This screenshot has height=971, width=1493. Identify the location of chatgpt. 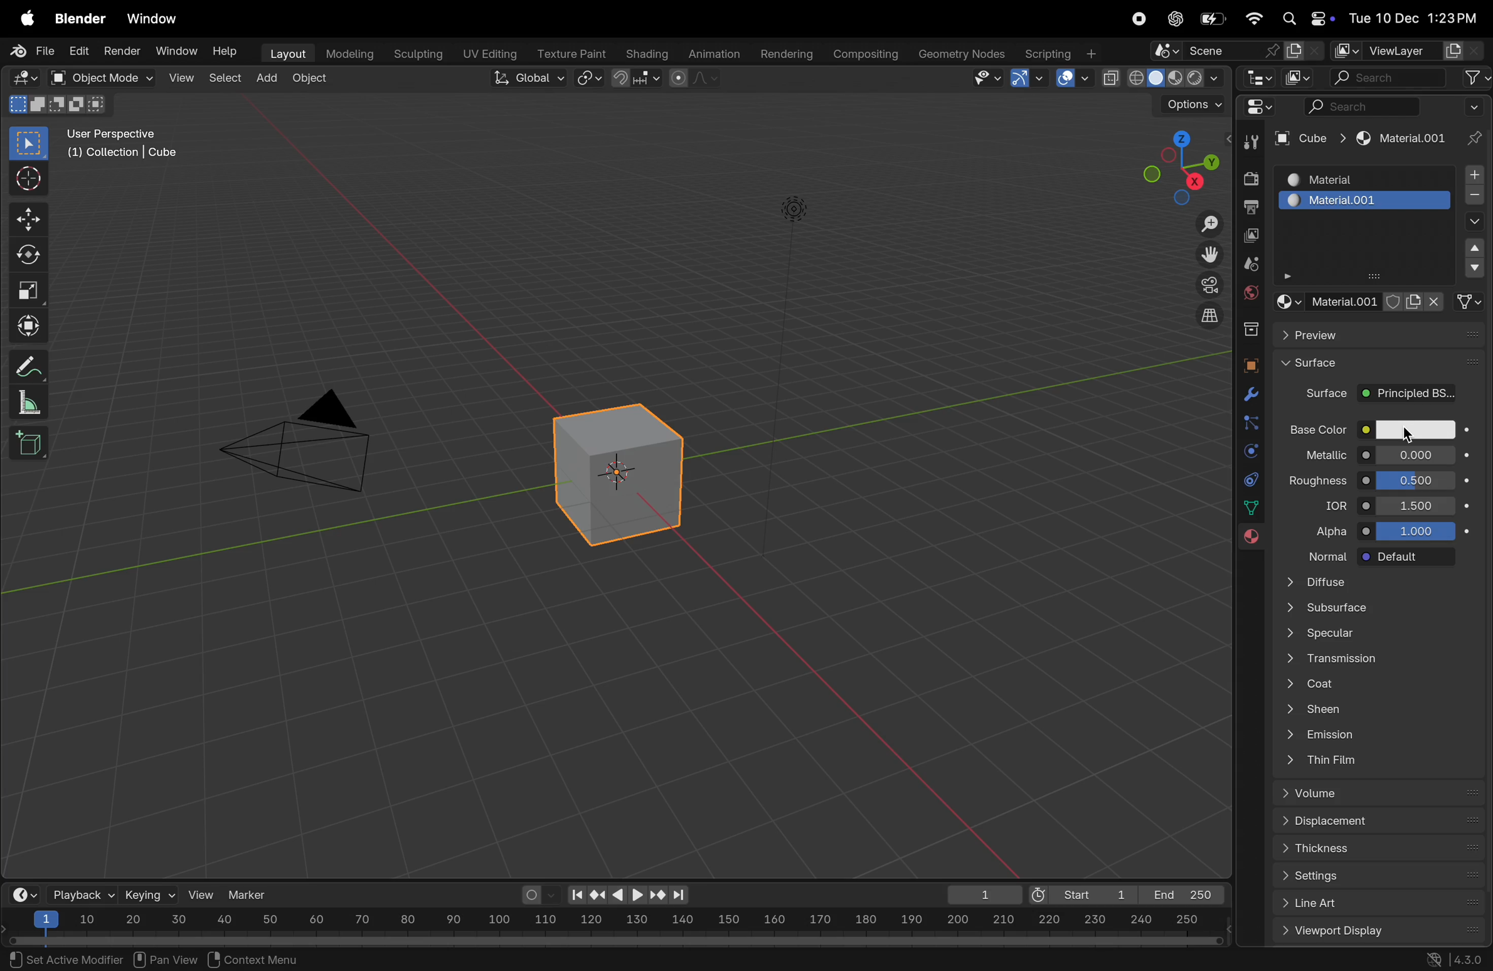
(1173, 19).